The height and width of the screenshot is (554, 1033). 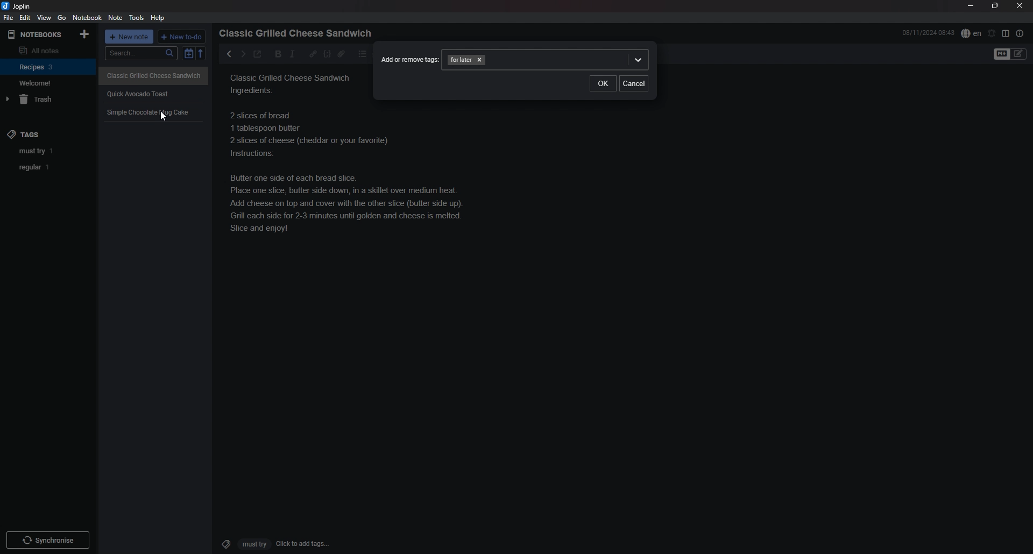 I want to click on note properties, so click(x=1020, y=33).